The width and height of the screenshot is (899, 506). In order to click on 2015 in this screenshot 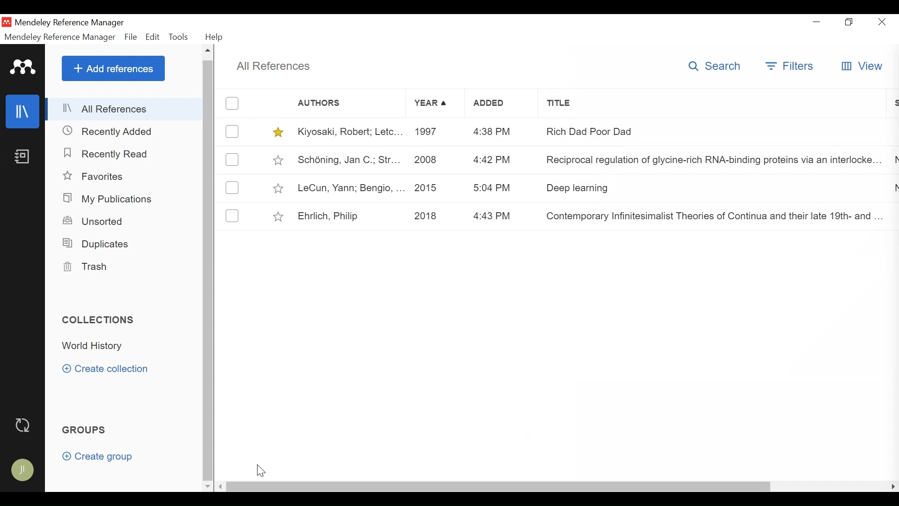, I will do `click(435, 187)`.